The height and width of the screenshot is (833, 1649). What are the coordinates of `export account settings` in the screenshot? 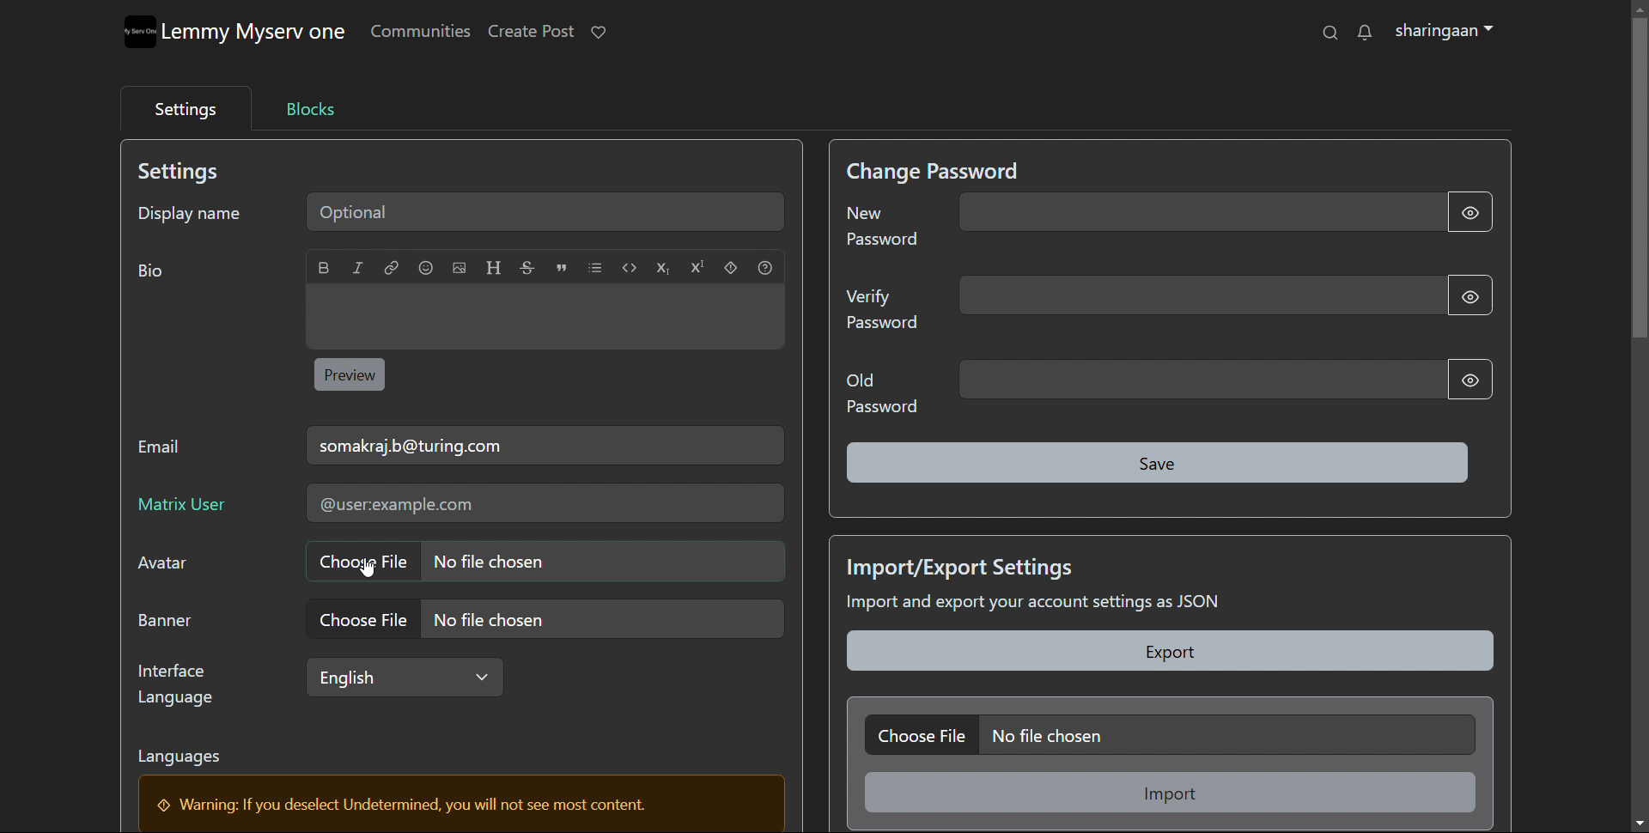 It's located at (1171, 651).